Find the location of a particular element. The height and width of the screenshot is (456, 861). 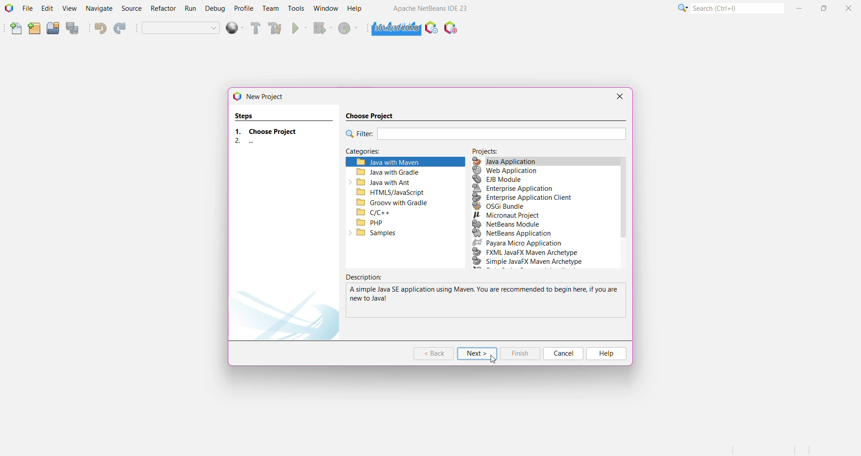

Java with Ant is located at coordinates (406, 182).